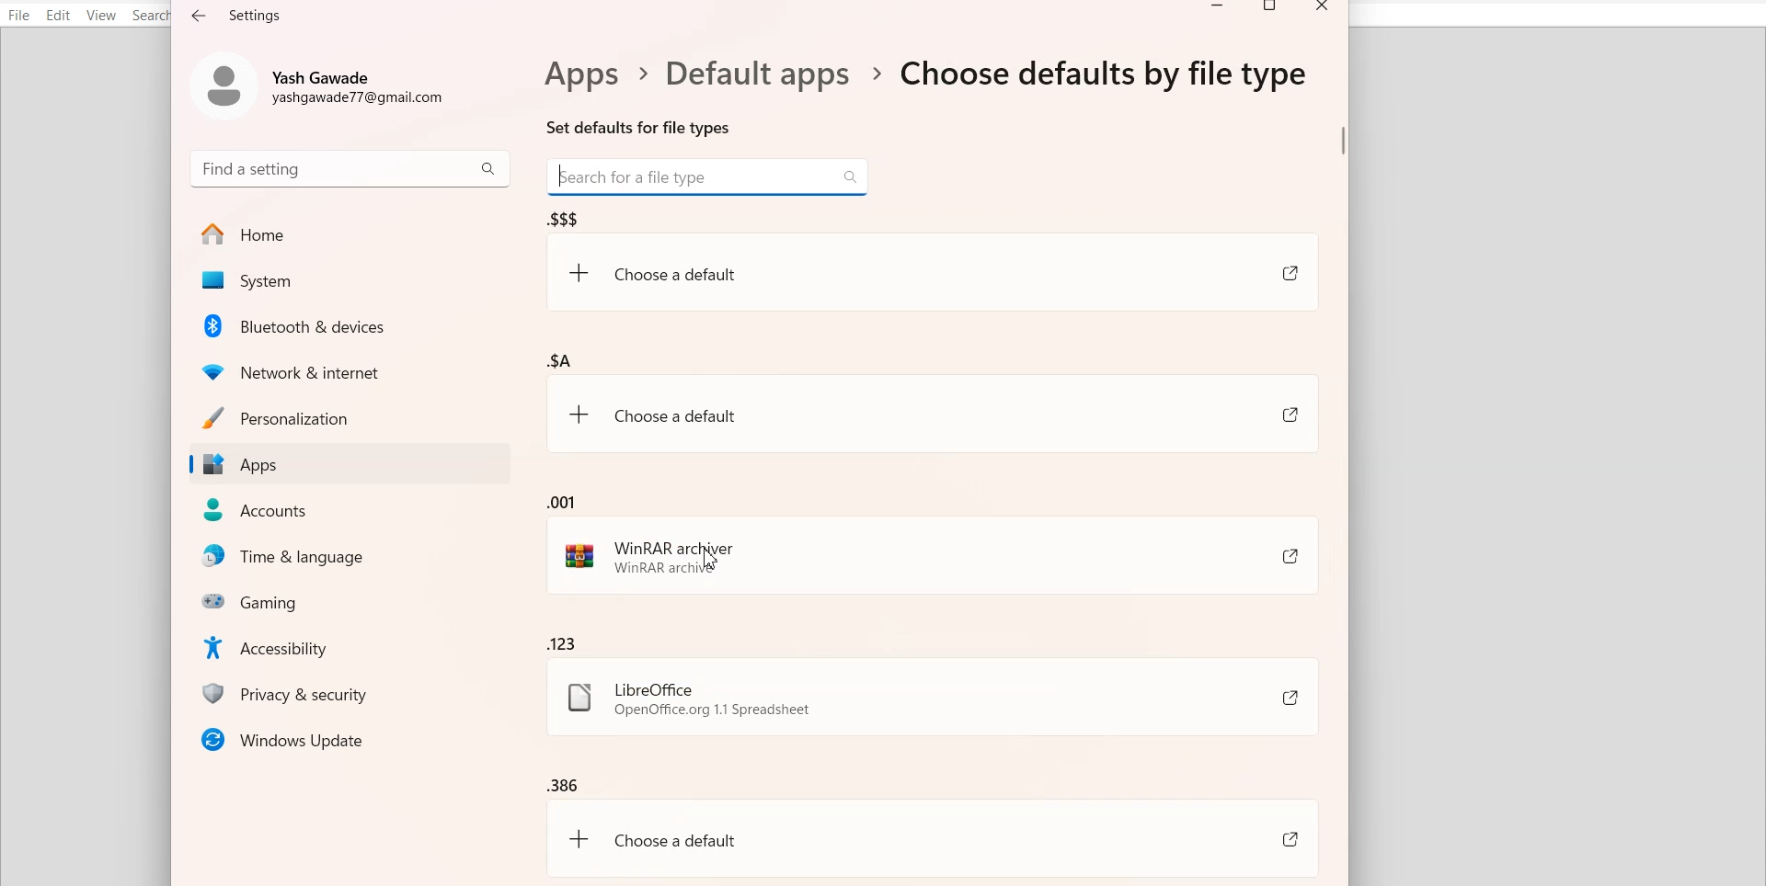 This screenshot has height=886, width=1766. I want to click on Accounts, so click(351, 510).